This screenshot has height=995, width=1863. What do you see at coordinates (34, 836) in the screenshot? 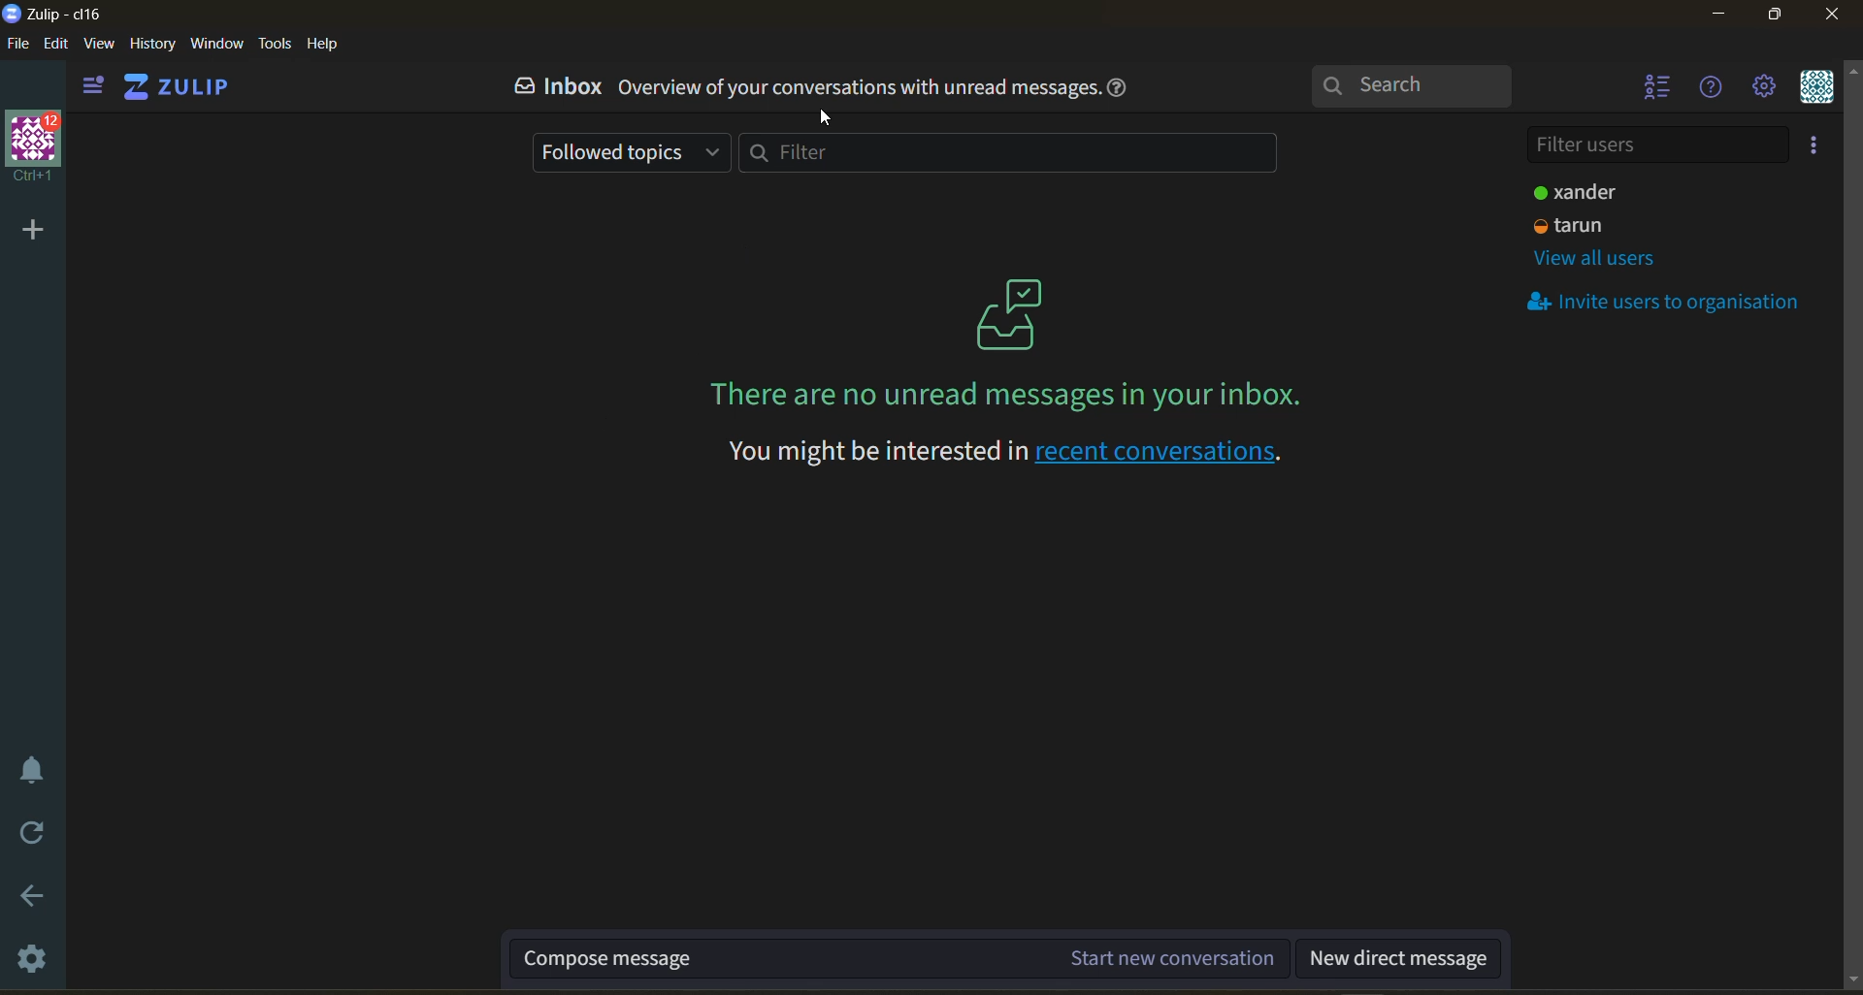
I see `reload` at bounding box center [34, 836].